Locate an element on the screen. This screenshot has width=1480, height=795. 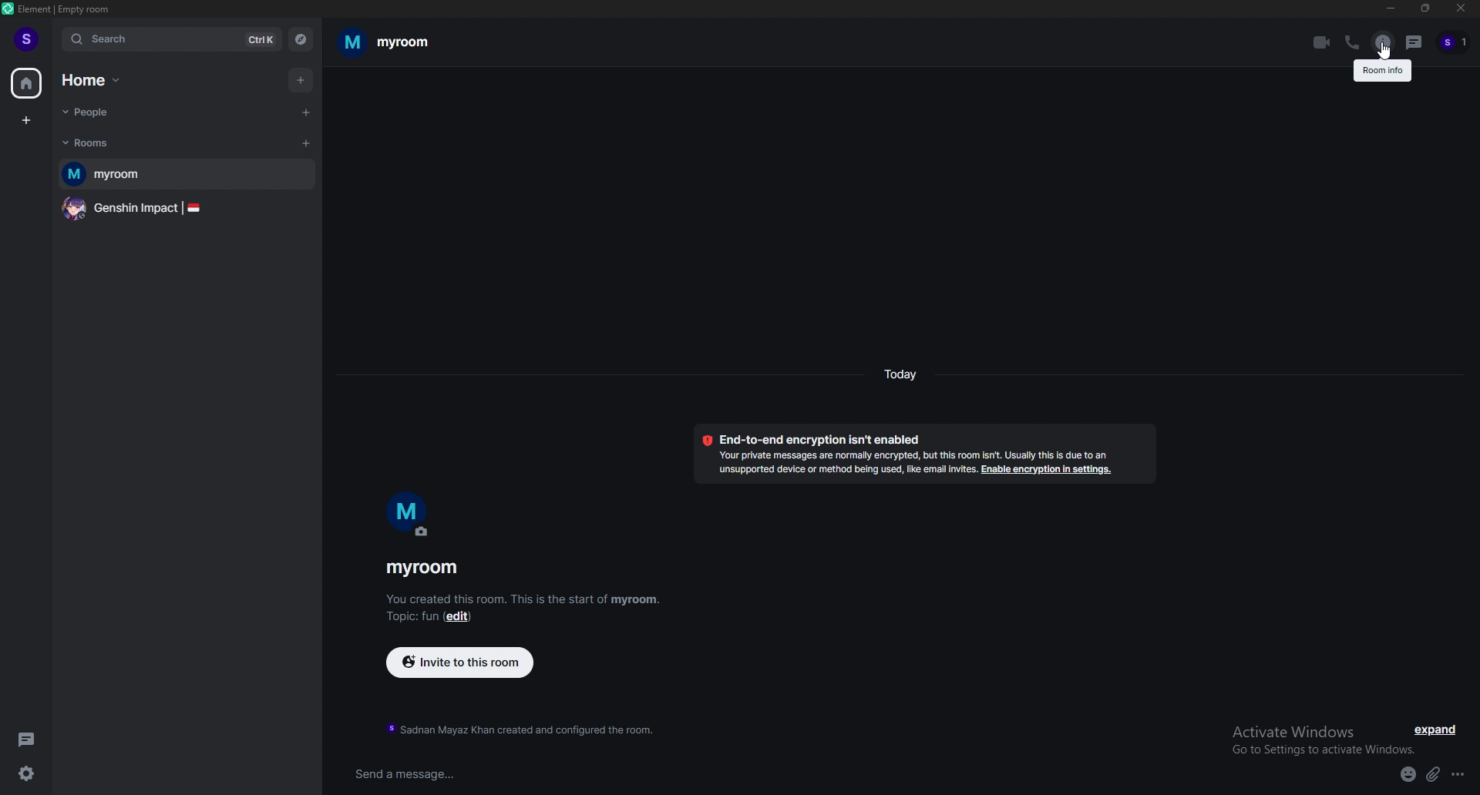
ctrl k is located at coordinates (255, 40).